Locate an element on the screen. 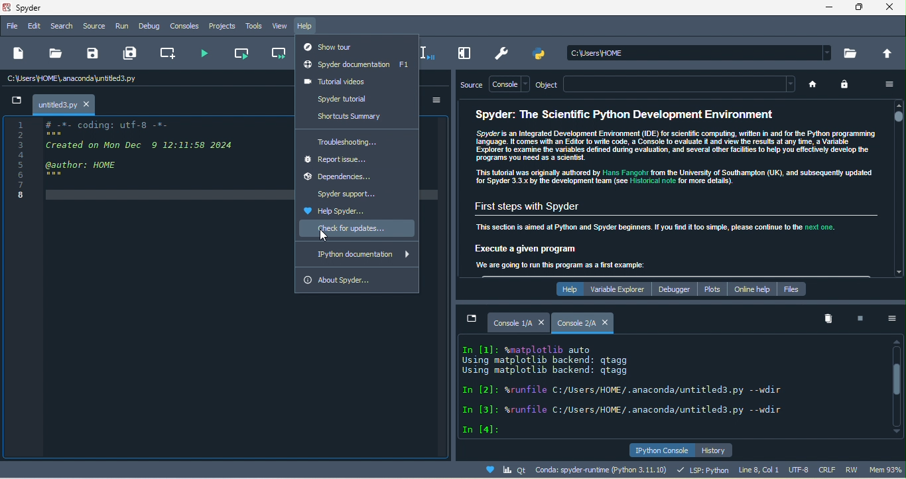 The width and height of the screenshot is (906, 479). history is located at coordinates (722, 449).